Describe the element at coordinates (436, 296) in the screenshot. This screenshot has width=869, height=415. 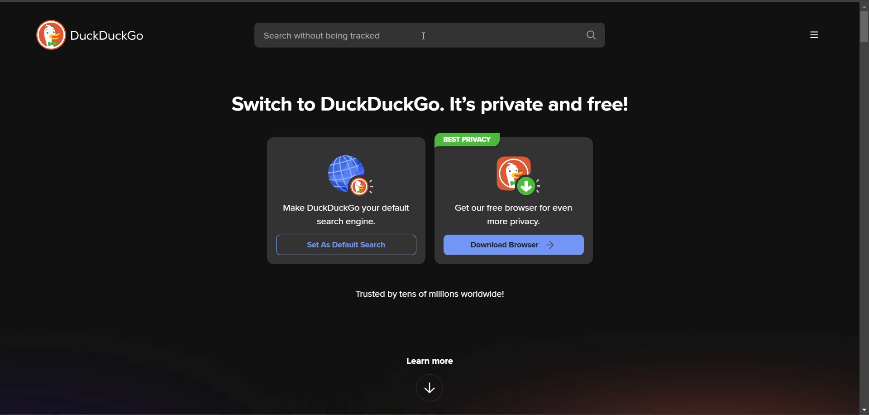
I see `Trusted by tens of millions worldwide!` at that location.